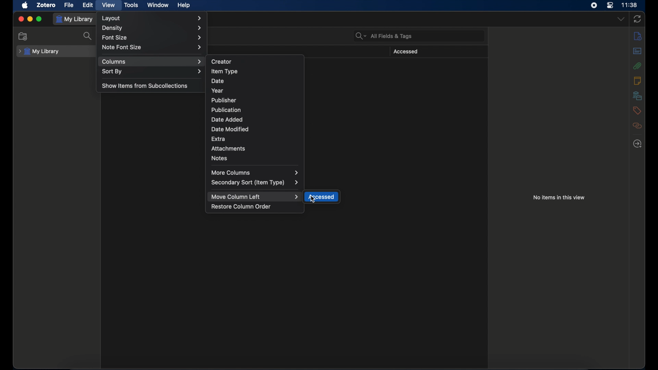 The width and height of the screenshot is (658, 370). Describe the element at coordinates (384, 36) in the screenshot. I see `search bar` at that location.